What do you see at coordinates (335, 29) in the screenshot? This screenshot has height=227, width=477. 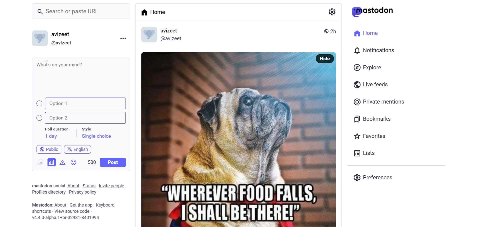 I see `2h` at bounding box center [335, 29].